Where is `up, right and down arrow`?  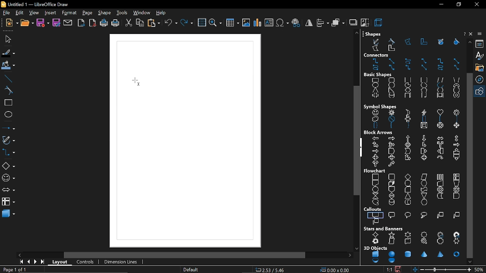
up, right and down arrow is located at coordinates (391, 144).